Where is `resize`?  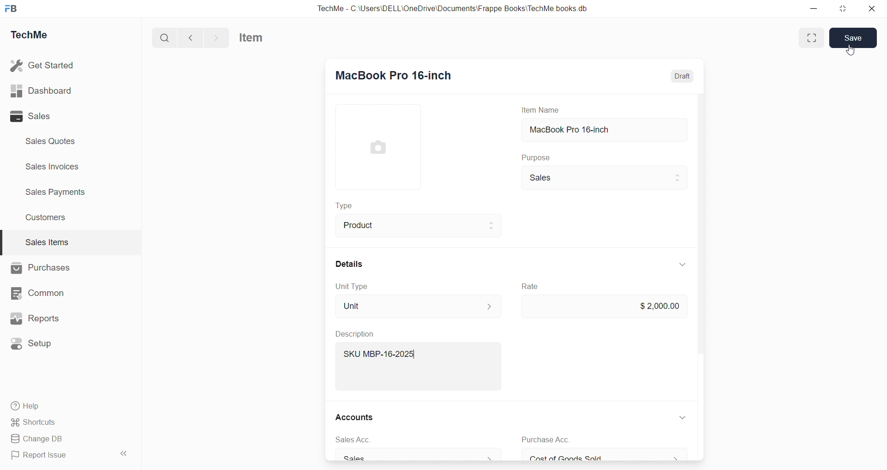
resize is located at coordinates (843, 9).